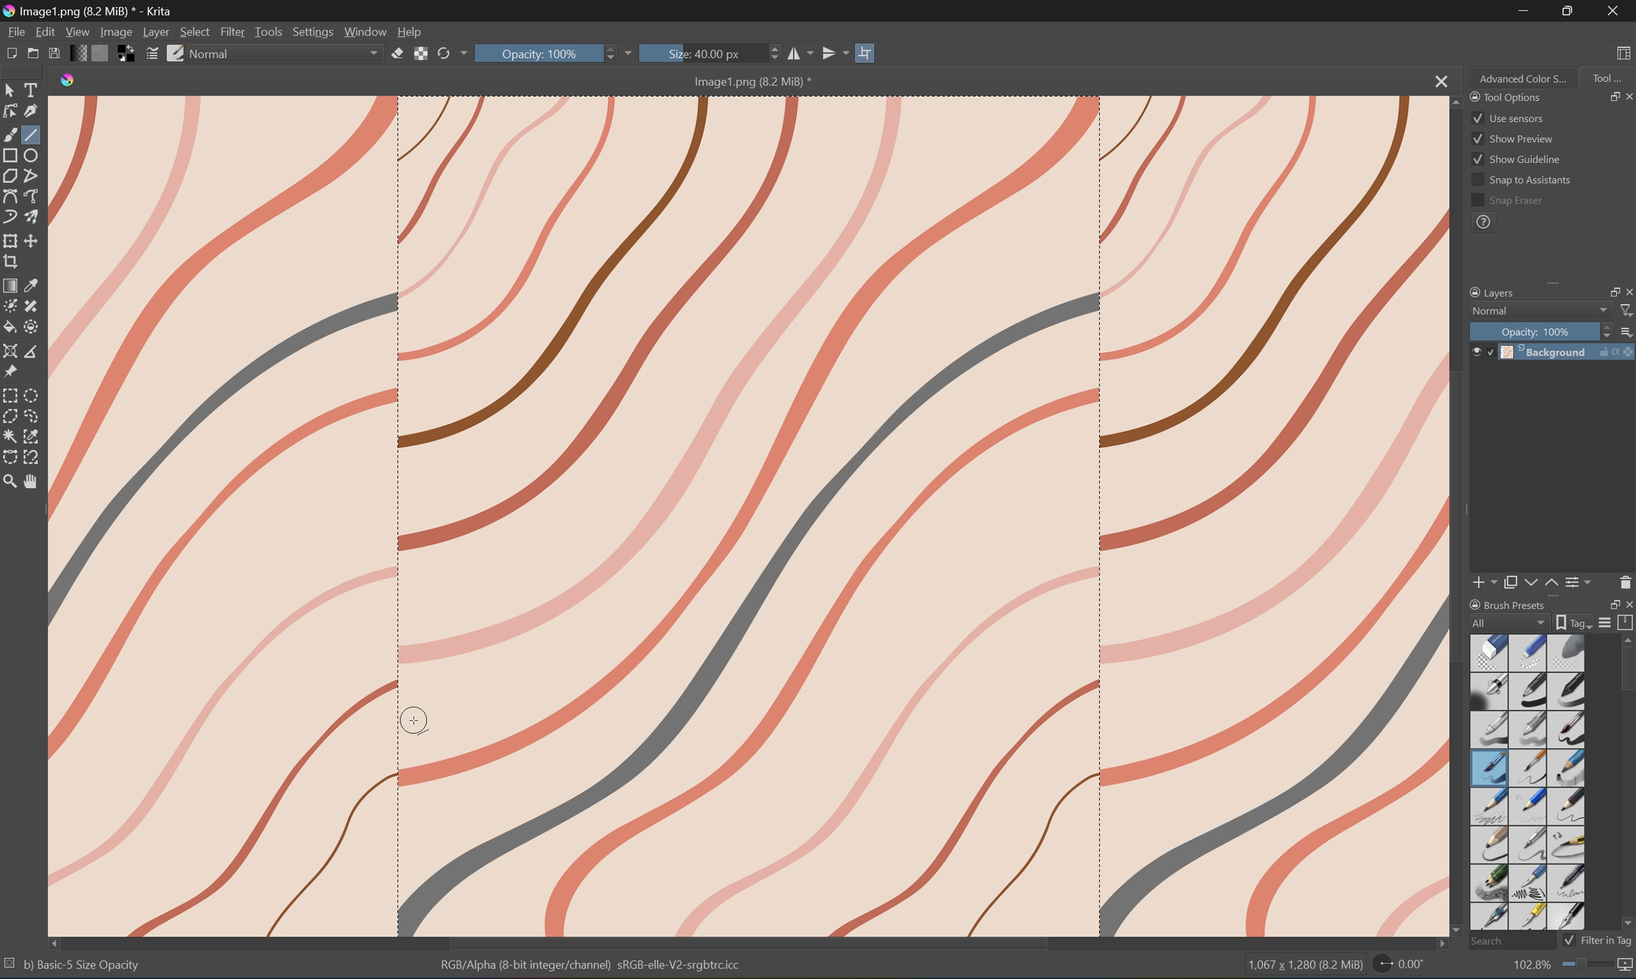 The height and width of the screenshot is (979, 1636). I want to click on Edit shapes tool, so click(11, 111).